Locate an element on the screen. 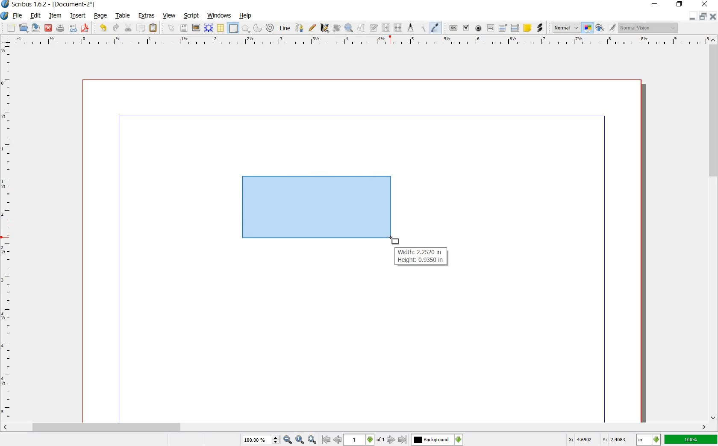  go to previous page is located at coordinates (337, 440).